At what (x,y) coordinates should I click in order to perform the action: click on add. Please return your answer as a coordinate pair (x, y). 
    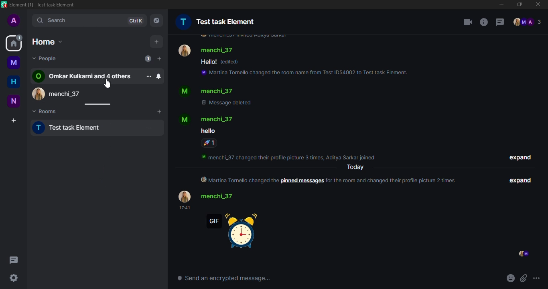
    Looking at the image, I should click on (156, 41).